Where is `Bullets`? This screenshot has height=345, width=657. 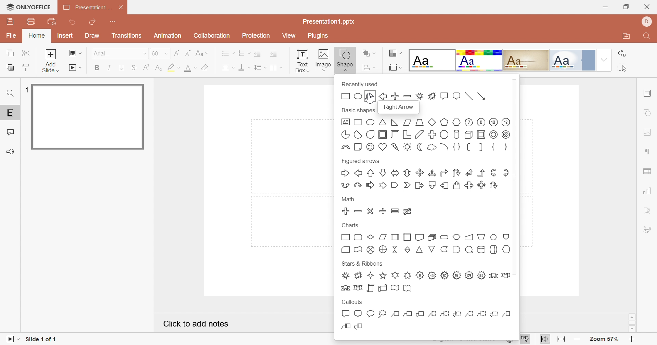 Bullets is located at coordinates (226, 52).